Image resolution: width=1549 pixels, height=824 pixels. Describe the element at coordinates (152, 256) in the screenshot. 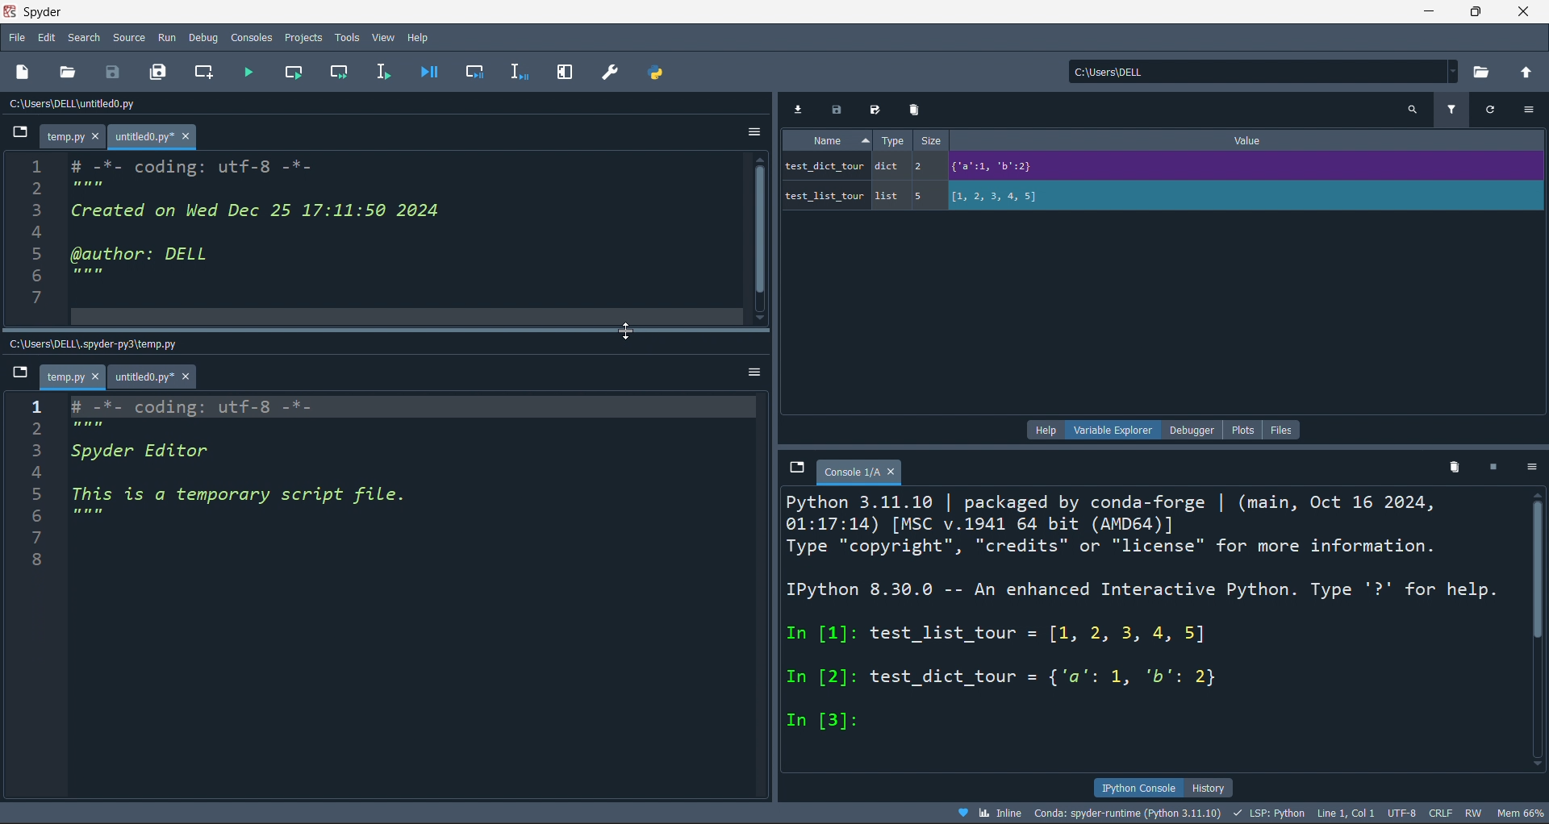

I see `5  @author: DELL` at that location.